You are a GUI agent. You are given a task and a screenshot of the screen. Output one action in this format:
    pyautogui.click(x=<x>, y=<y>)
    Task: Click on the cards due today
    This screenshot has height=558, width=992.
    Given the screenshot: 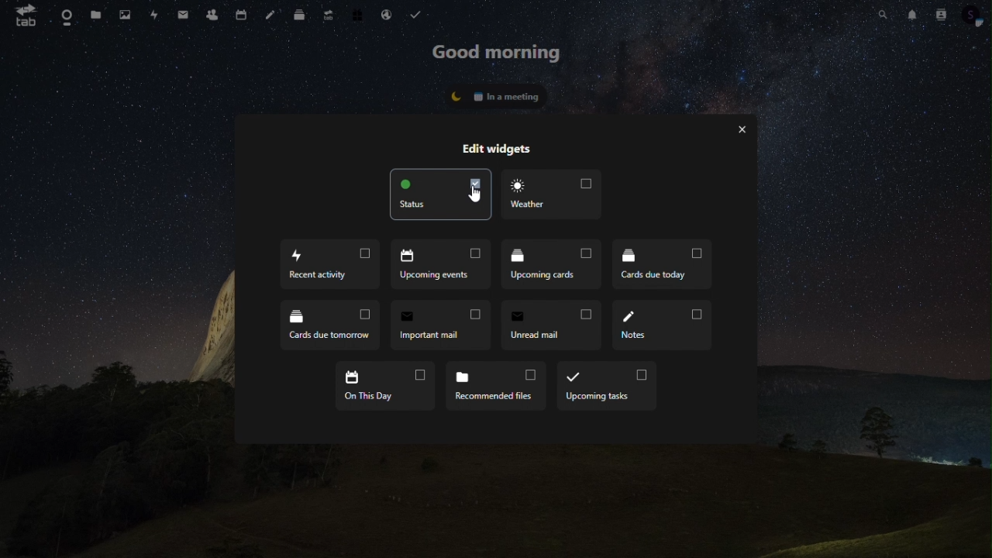 What is the action you would take?
    pyautogui.click(x=665, y=267)
    